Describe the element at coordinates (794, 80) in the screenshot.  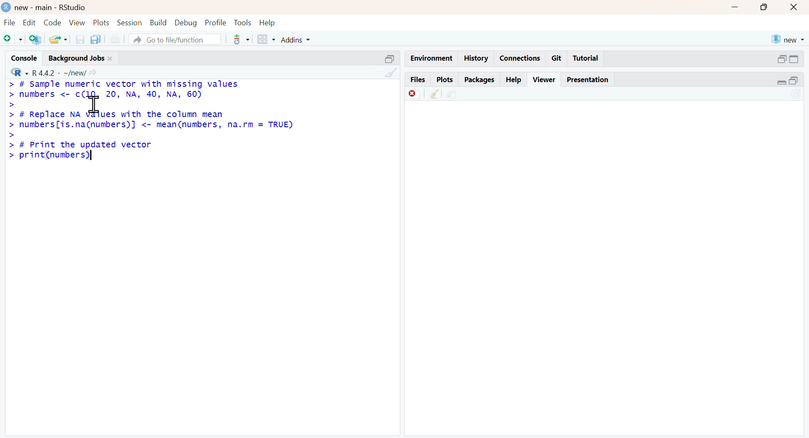
I see `open in separate window` at that location.